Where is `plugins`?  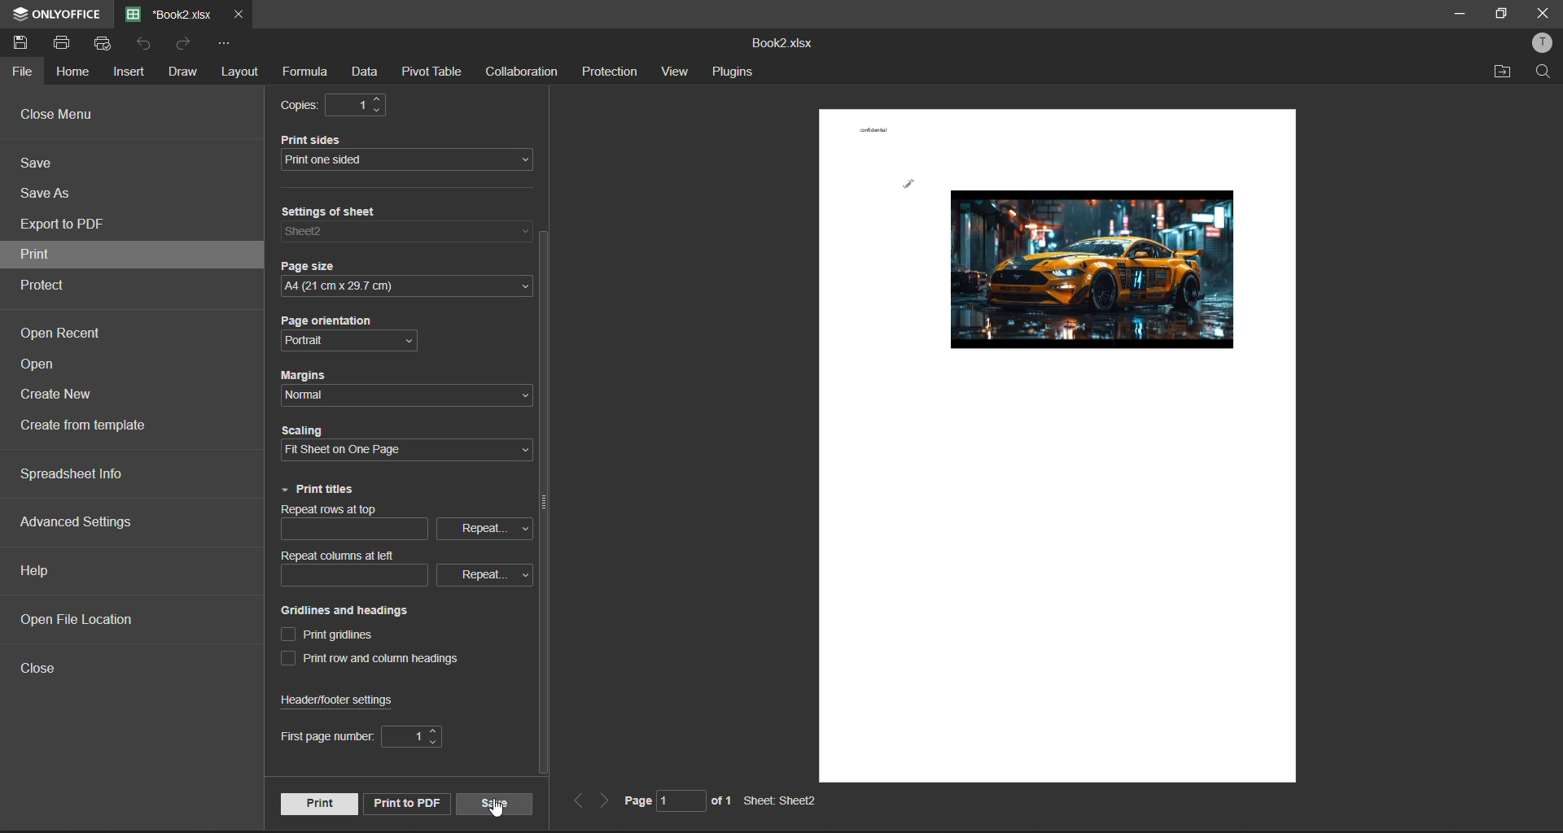 plugins is located at coordinates (732, 74).